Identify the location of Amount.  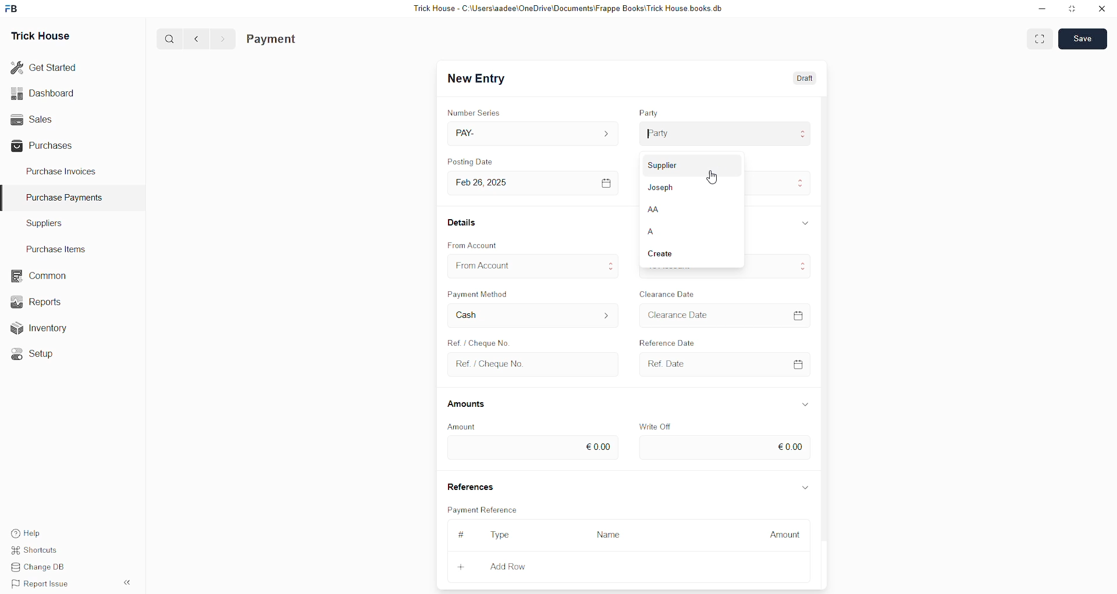
(468, 426).